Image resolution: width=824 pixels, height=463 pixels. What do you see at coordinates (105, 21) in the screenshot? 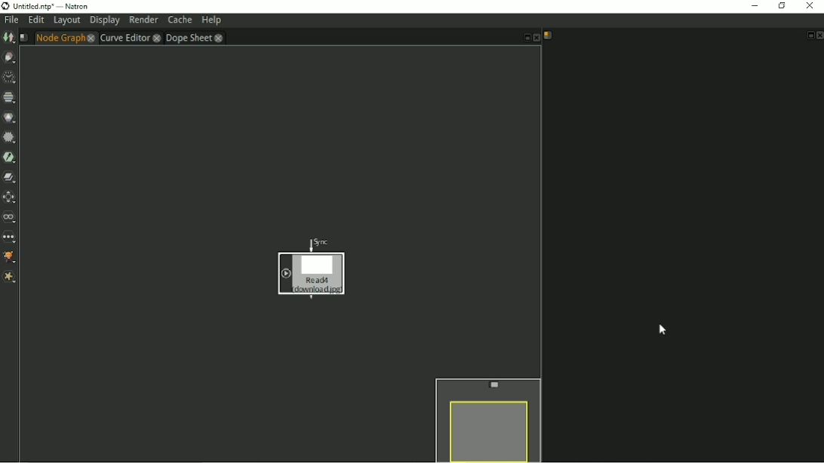
I see `Display` at bounding box center [105, 21].